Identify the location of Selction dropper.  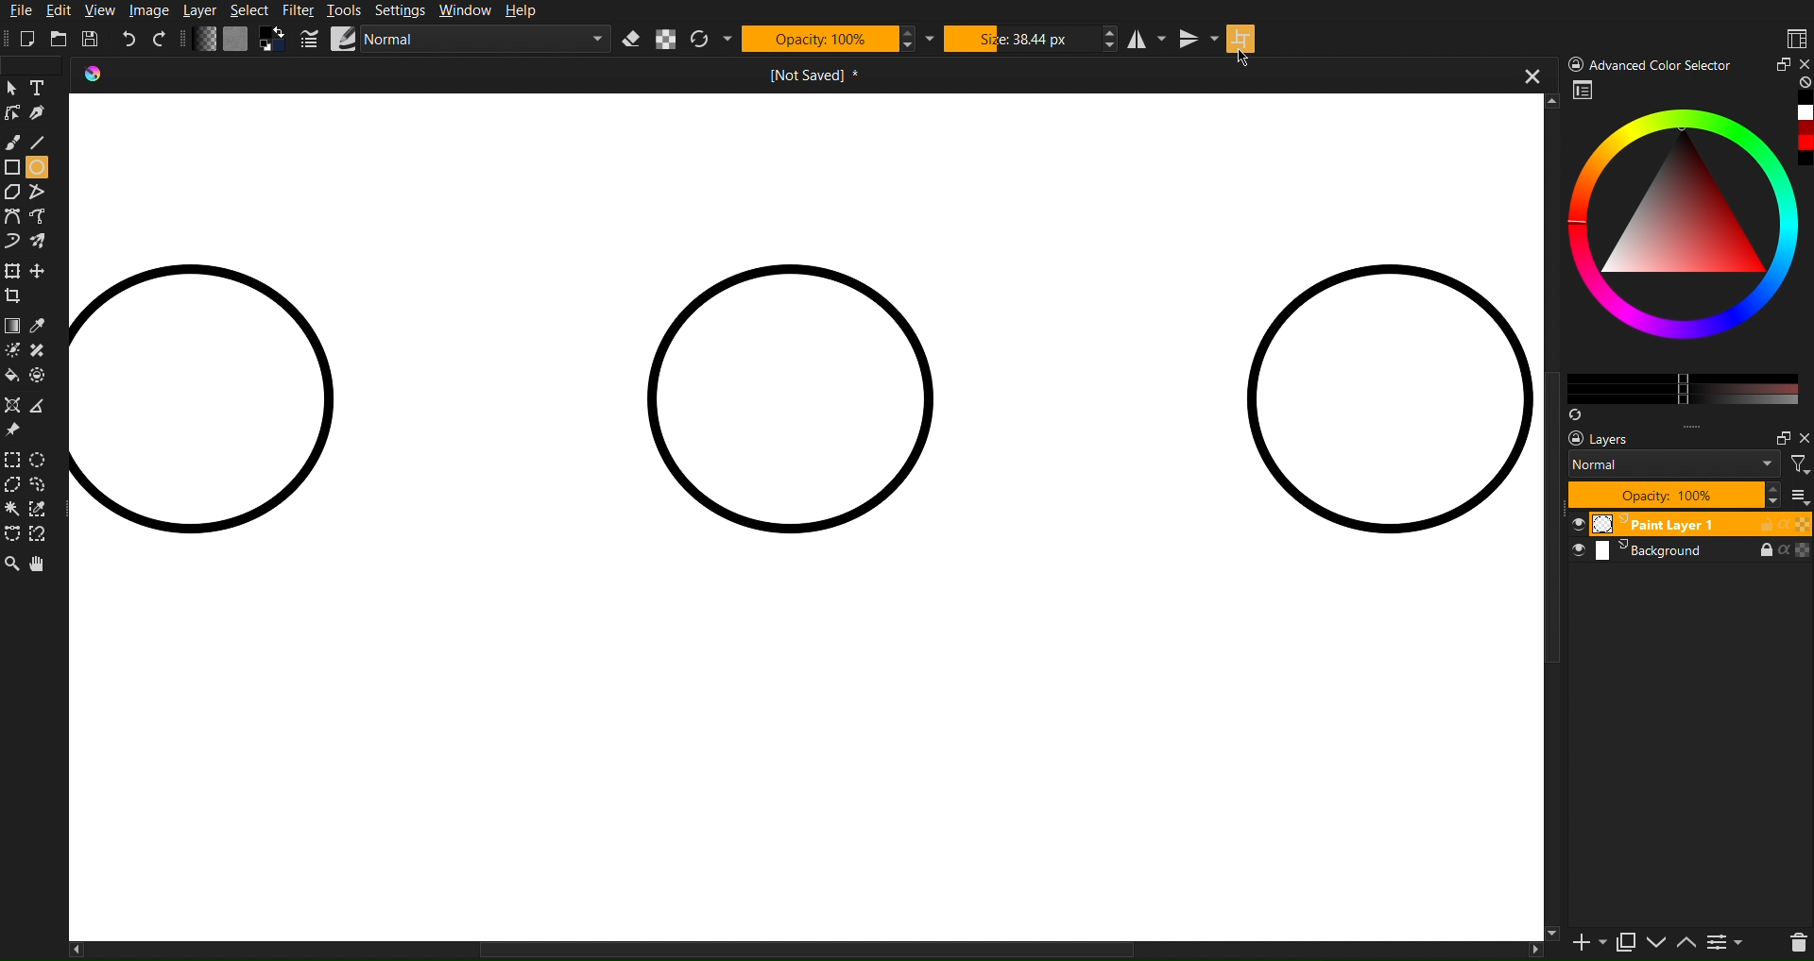
(42, 511).